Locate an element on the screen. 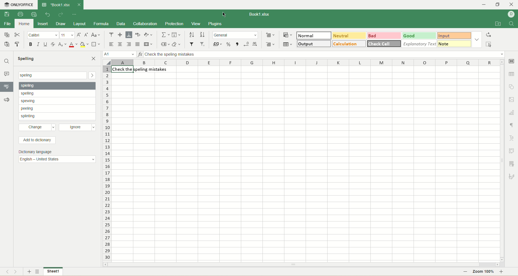 Image resolution: width=518 pixels, height=276 pixels. close is located at coordinates (511, 4).